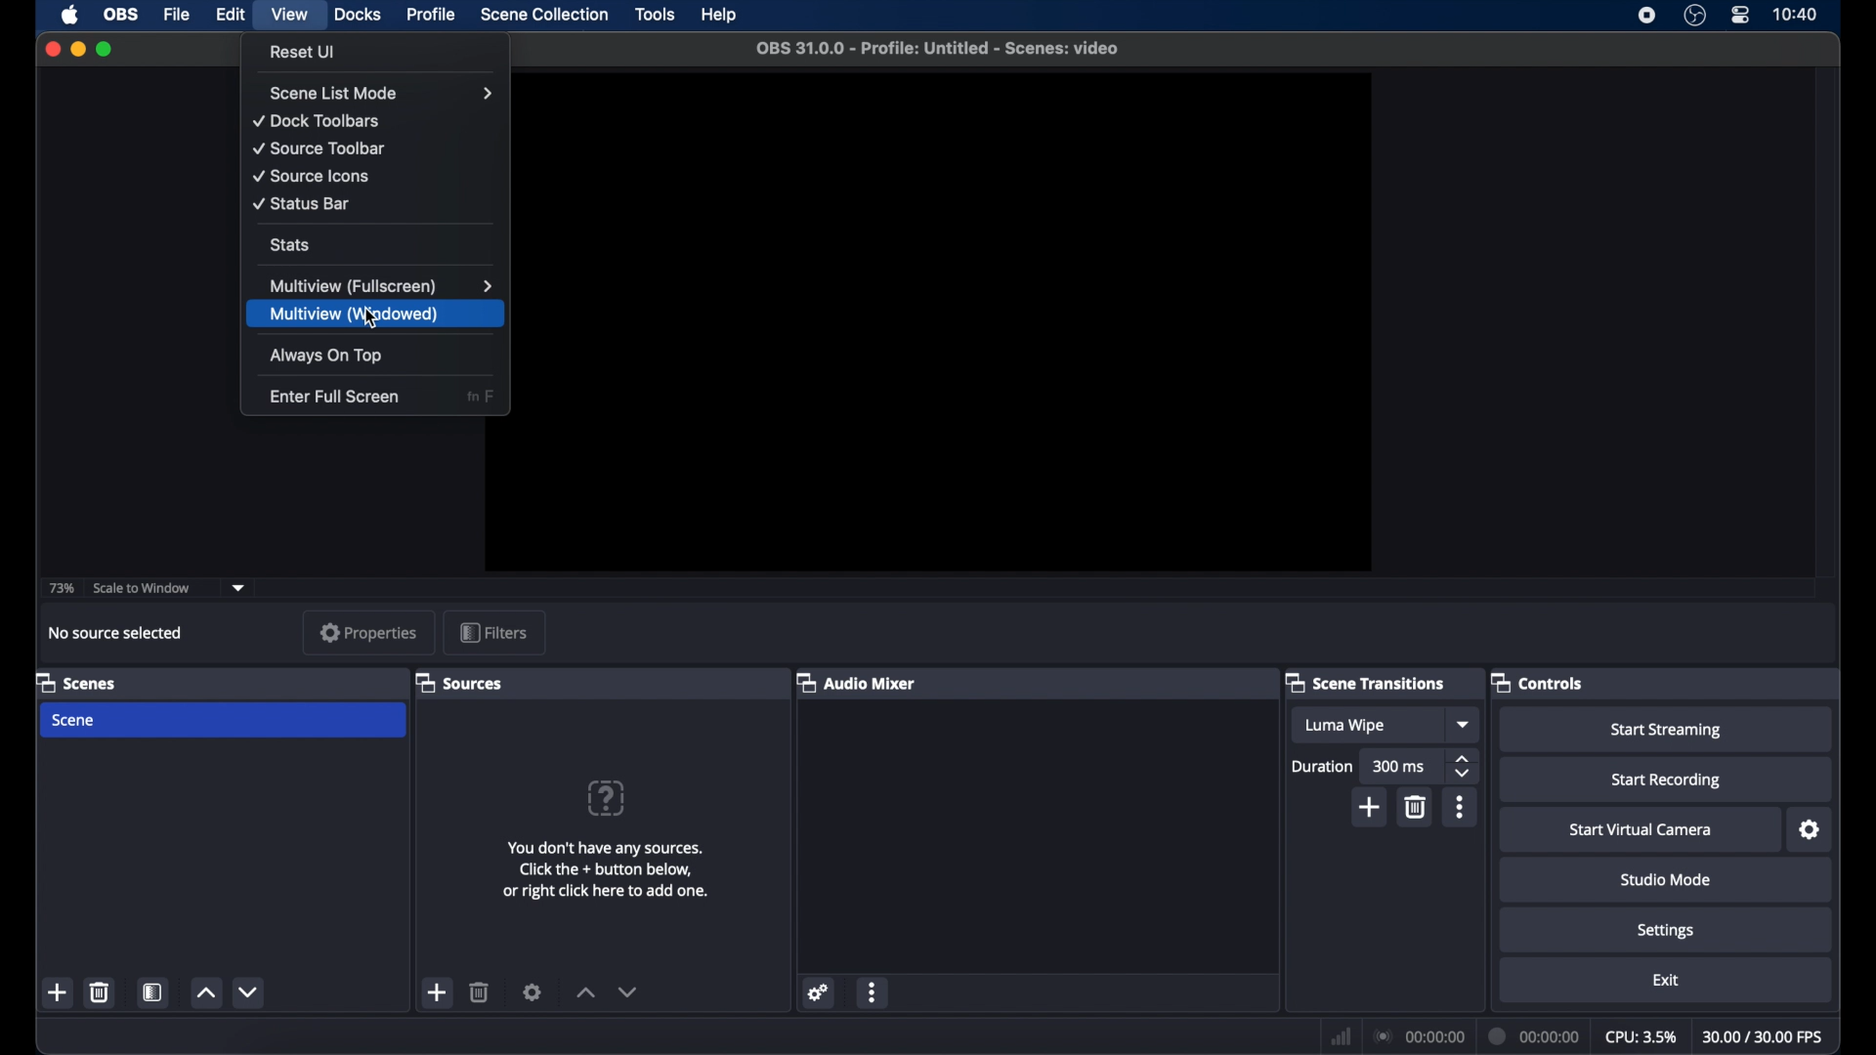 This screenshot has width=1876, height=1055. I want to click on decrement, so click(627, 992).